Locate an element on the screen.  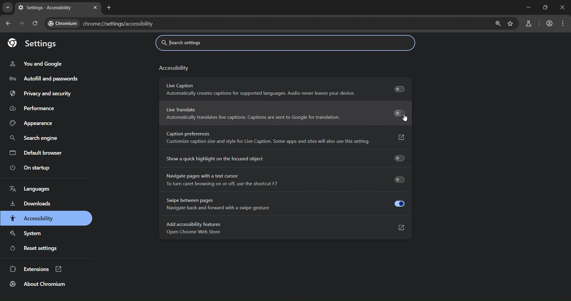
Caption preferences
Customize caption size and style for Live Caption. Some apps and sites will also use this setting. is located at coordinates (265, 139).